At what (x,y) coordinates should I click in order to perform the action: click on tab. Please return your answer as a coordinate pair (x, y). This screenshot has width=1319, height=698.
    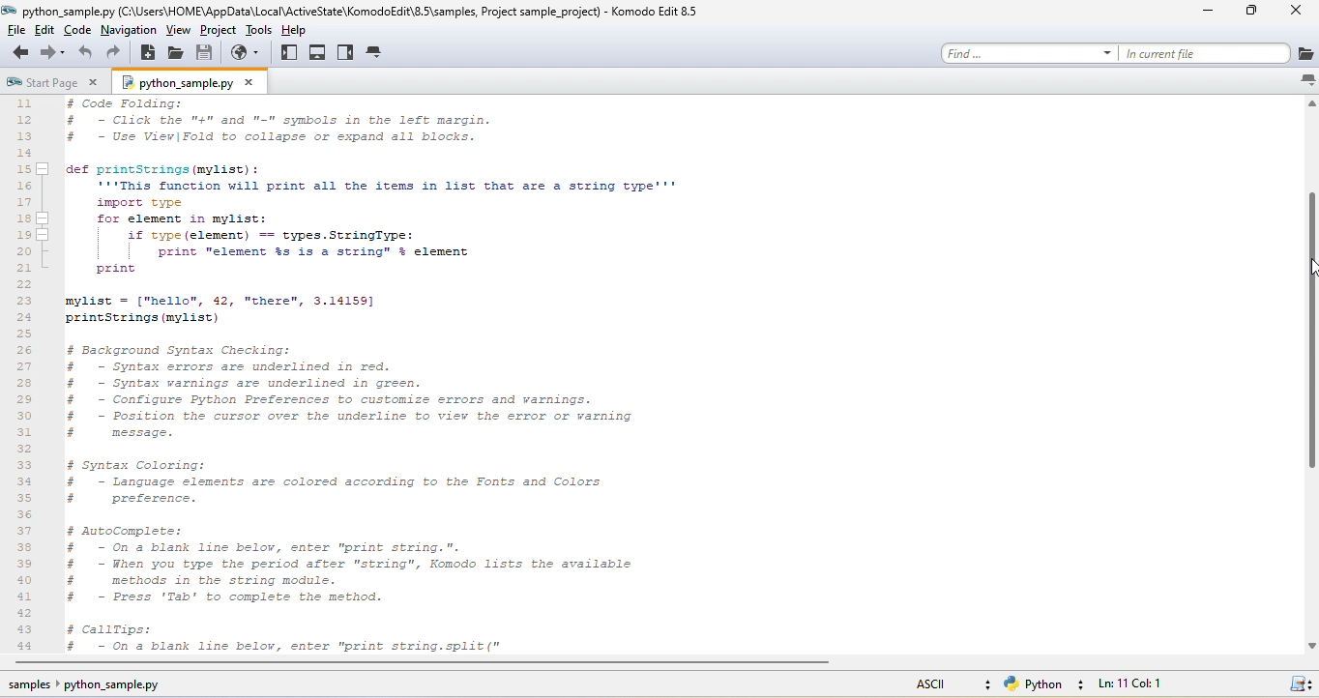
    Looking at the image, I should click on (377, 54).